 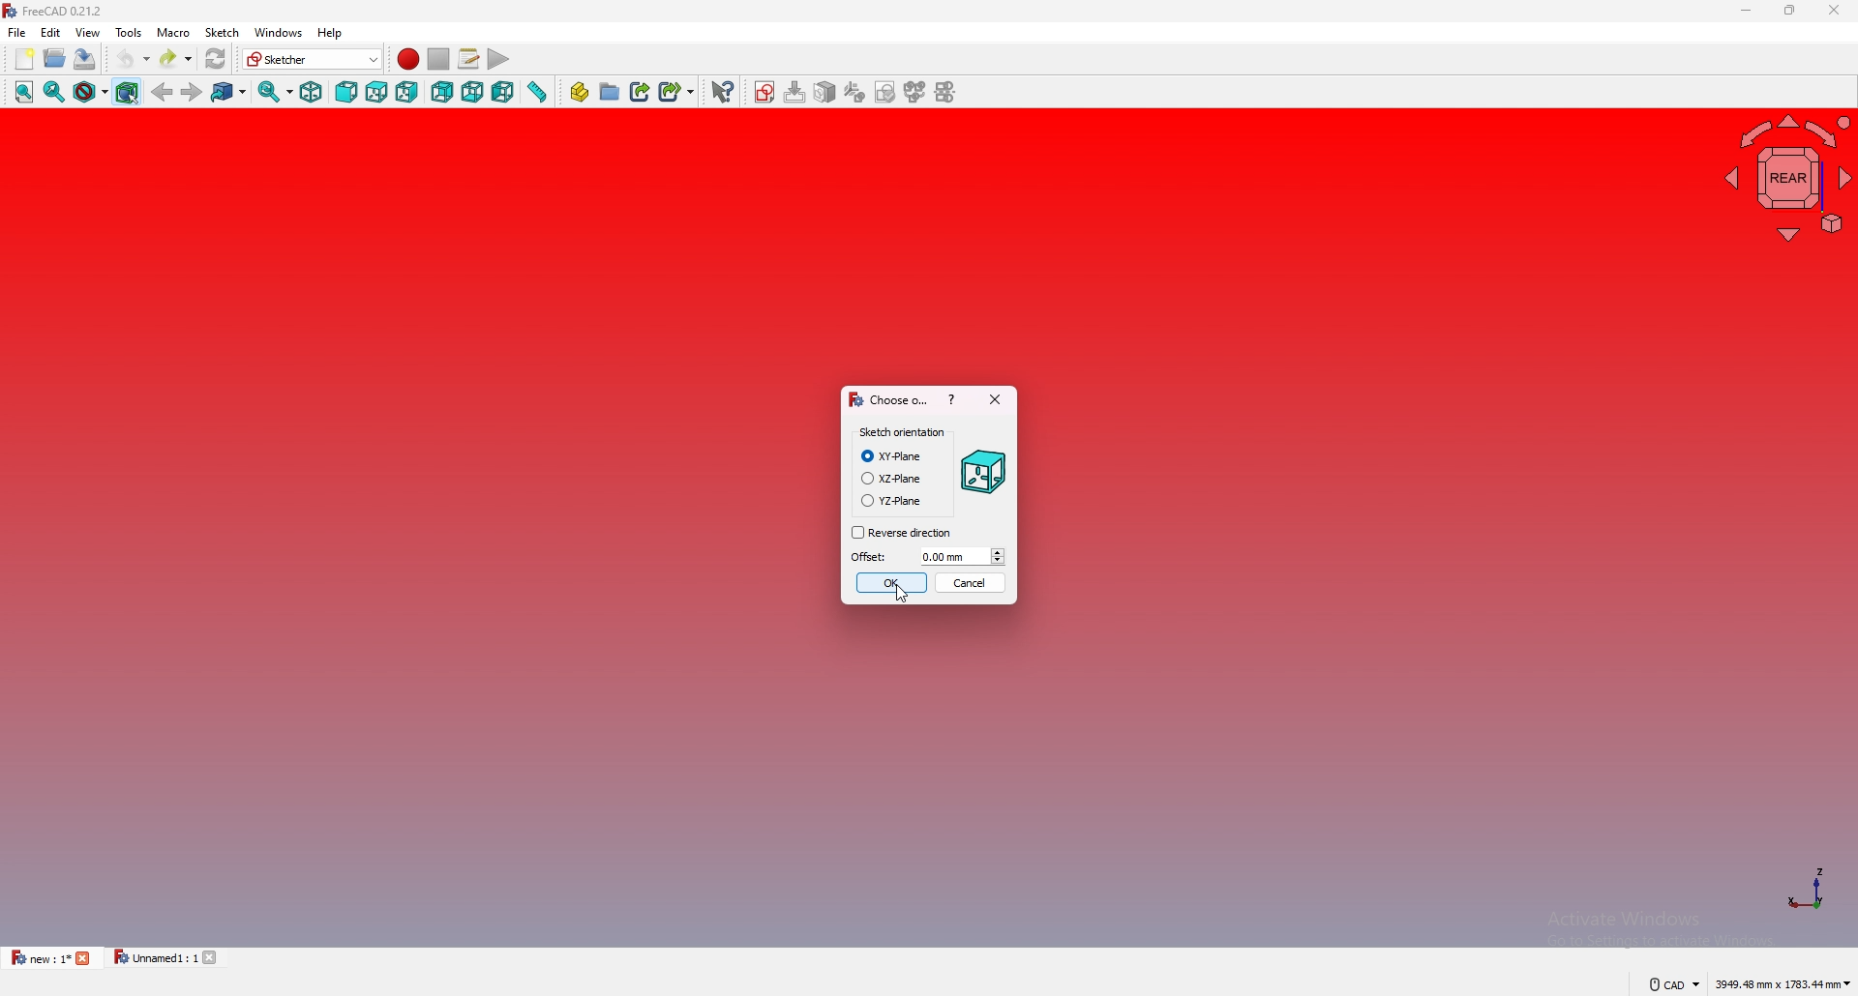 I want to click on edit, so click(x=54, y=32).